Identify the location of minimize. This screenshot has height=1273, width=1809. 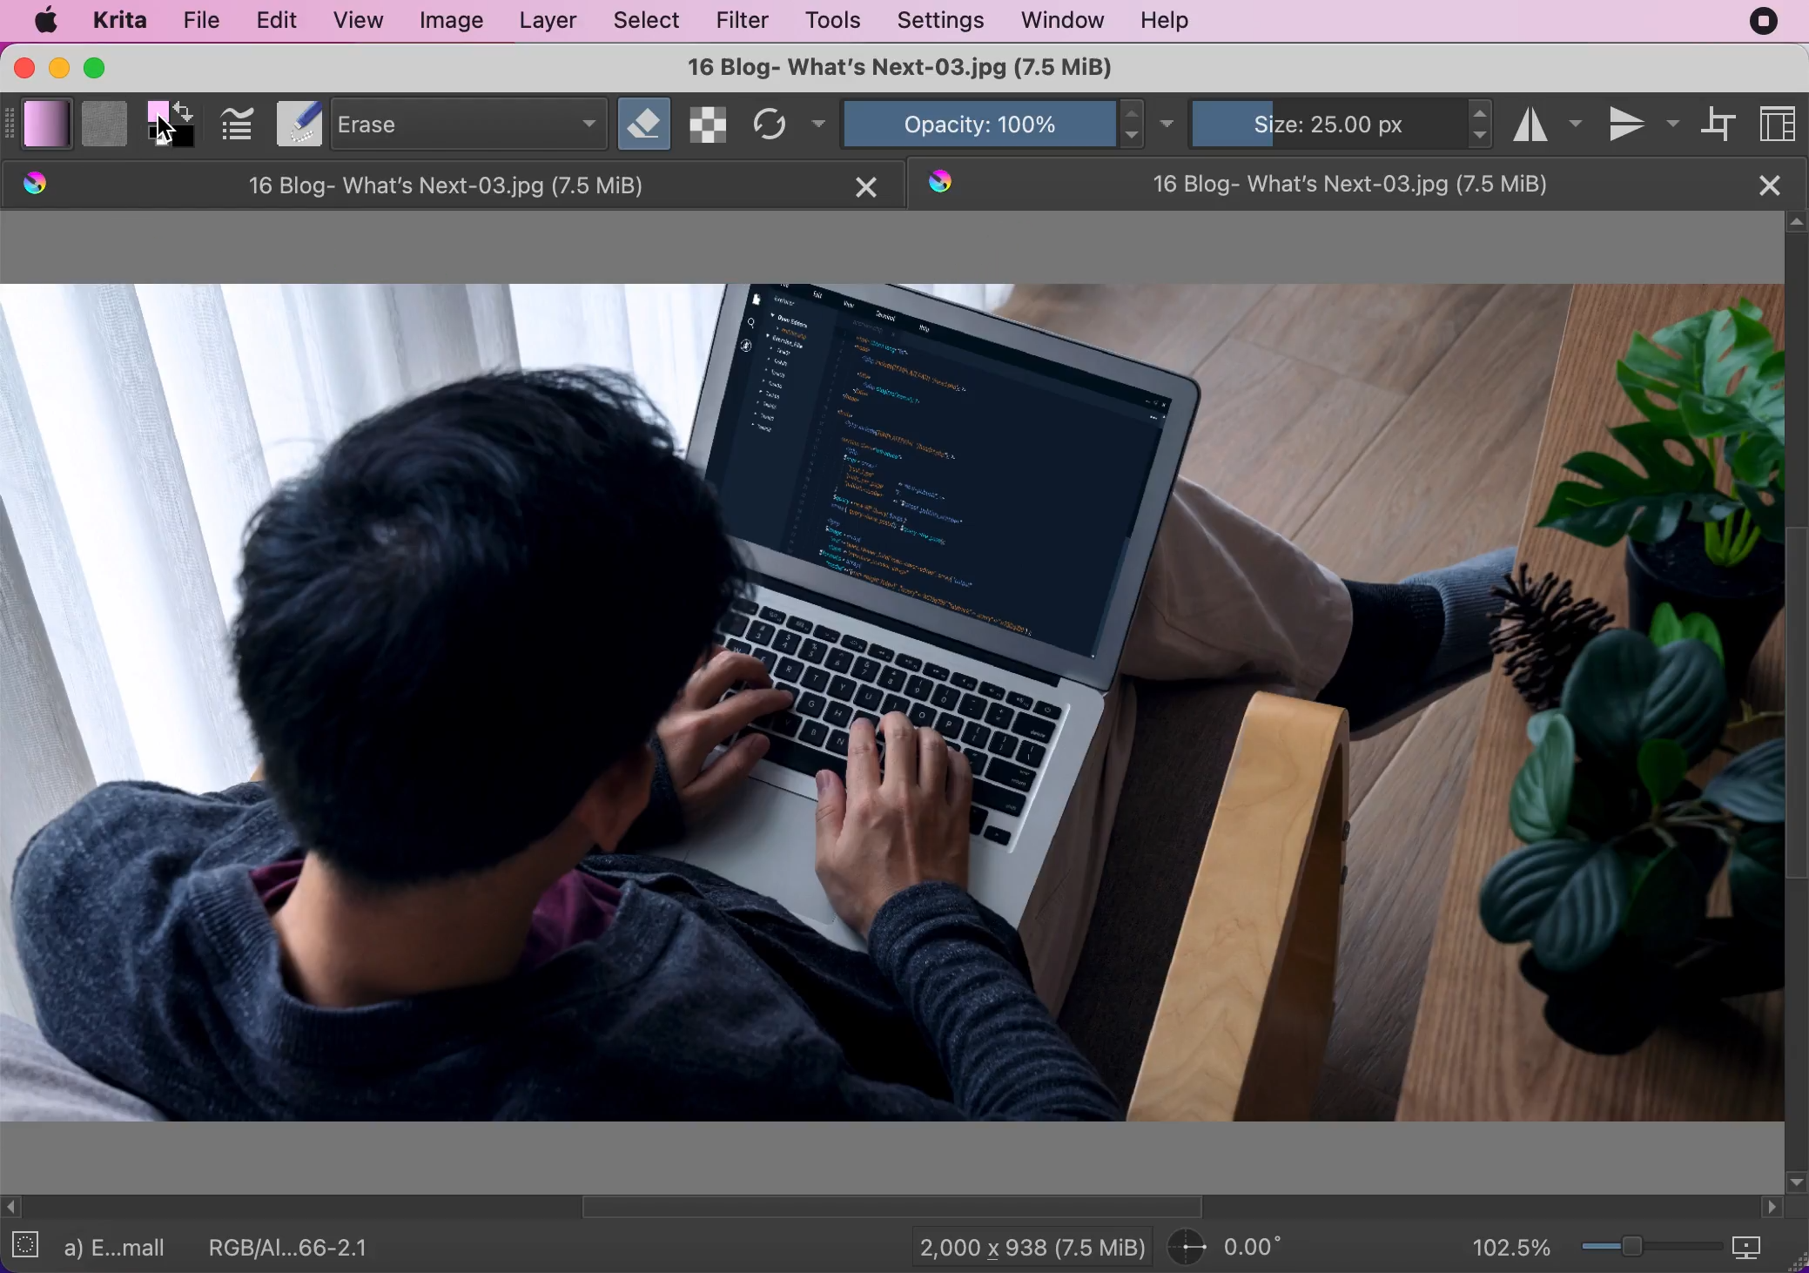
(59, 70).